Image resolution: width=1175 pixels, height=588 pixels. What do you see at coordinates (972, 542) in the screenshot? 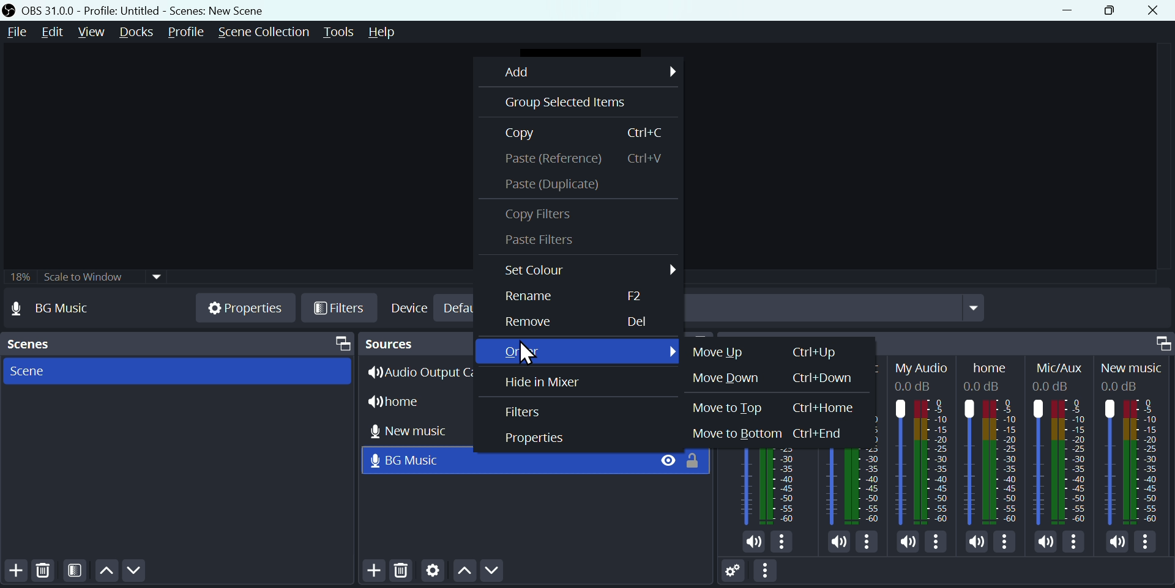
I see `Mute/Unmute` at bounding box center [972, 542].